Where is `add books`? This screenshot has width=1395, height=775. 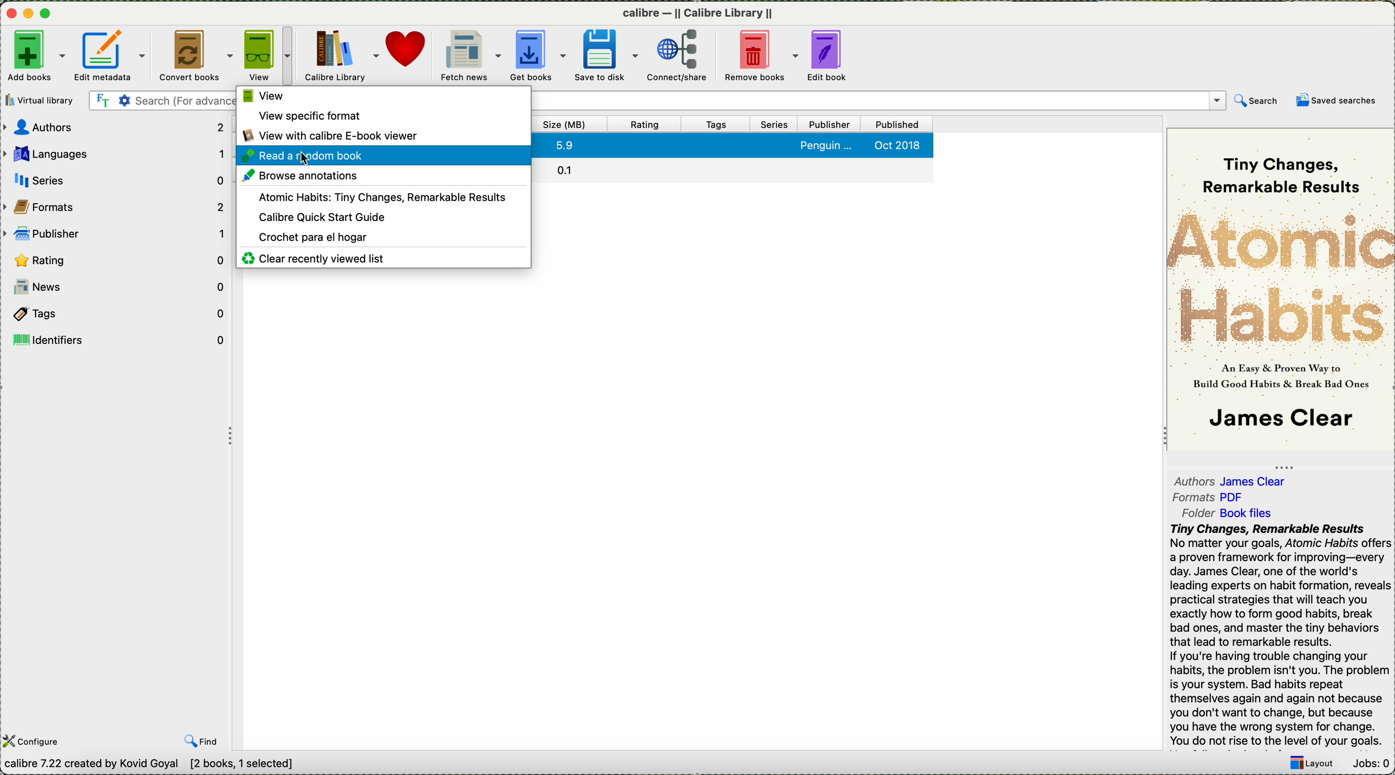 add books is located at coordinates (33, 56).